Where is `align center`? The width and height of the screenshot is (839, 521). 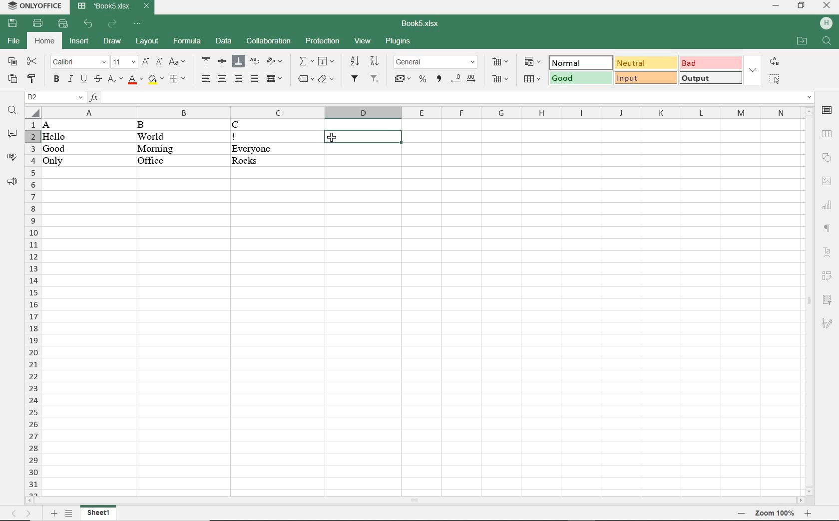 align center is located at coordinates (222, 79).